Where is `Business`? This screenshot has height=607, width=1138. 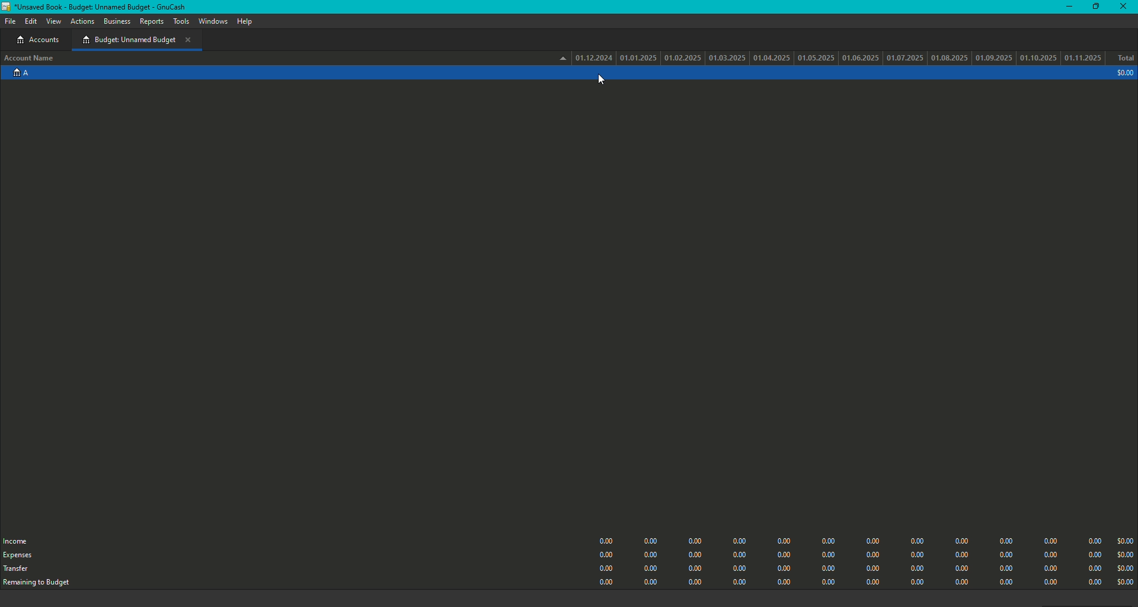
Business is located at coordinates (117, 21).